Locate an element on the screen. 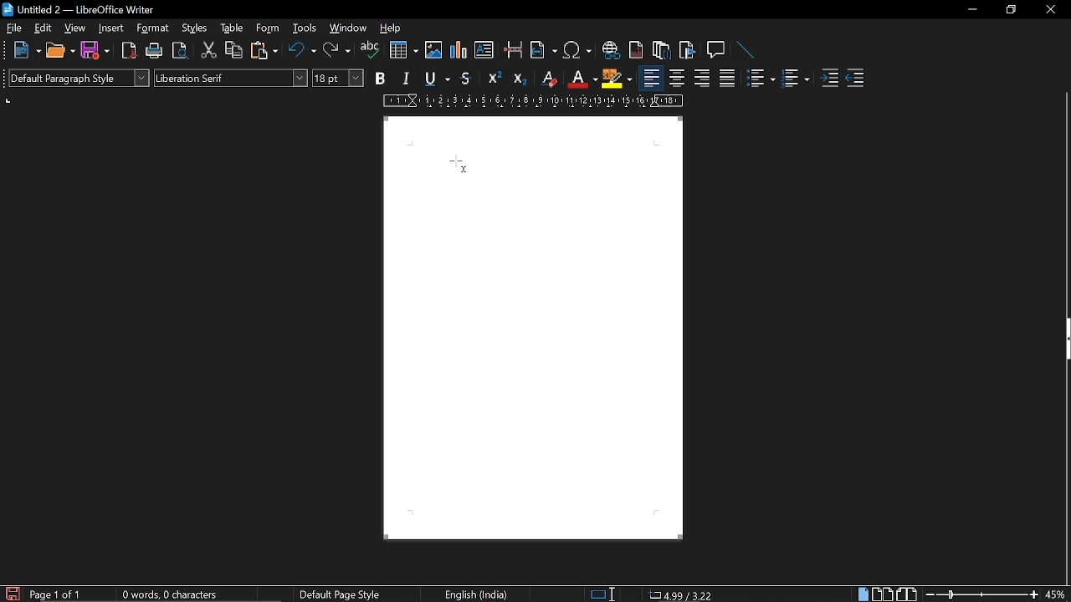 This screenshot has height=602, width=1071. highlight is located at coordinates (617, 78).